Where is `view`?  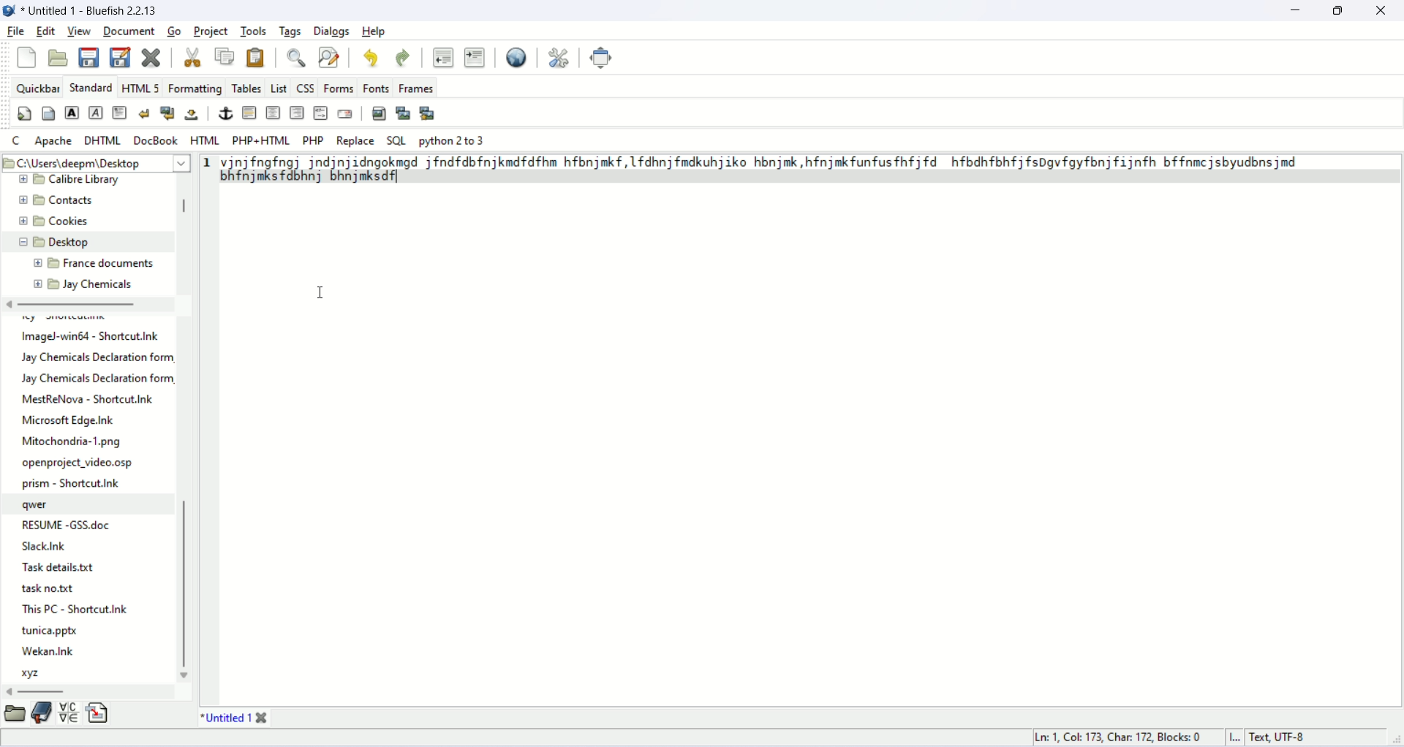 view is located at coordinates (80, 31).